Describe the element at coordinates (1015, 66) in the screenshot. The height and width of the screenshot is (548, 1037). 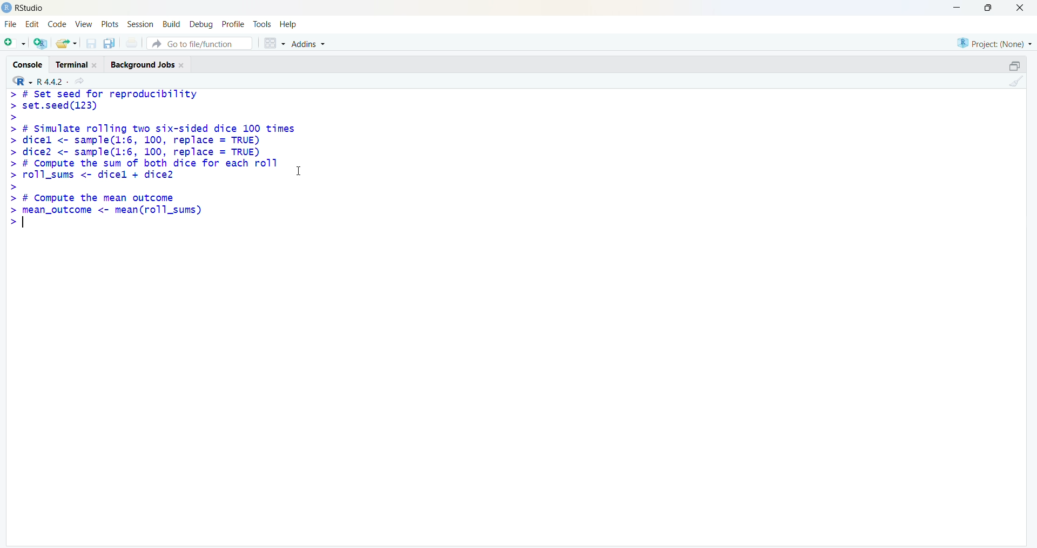
I see `open in separate window` at that location.